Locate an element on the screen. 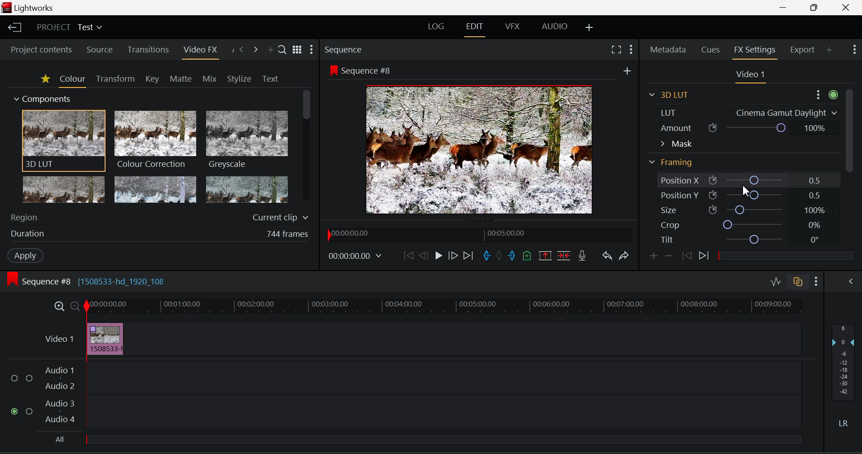  Add Panel is located at coordinates (270, 48).